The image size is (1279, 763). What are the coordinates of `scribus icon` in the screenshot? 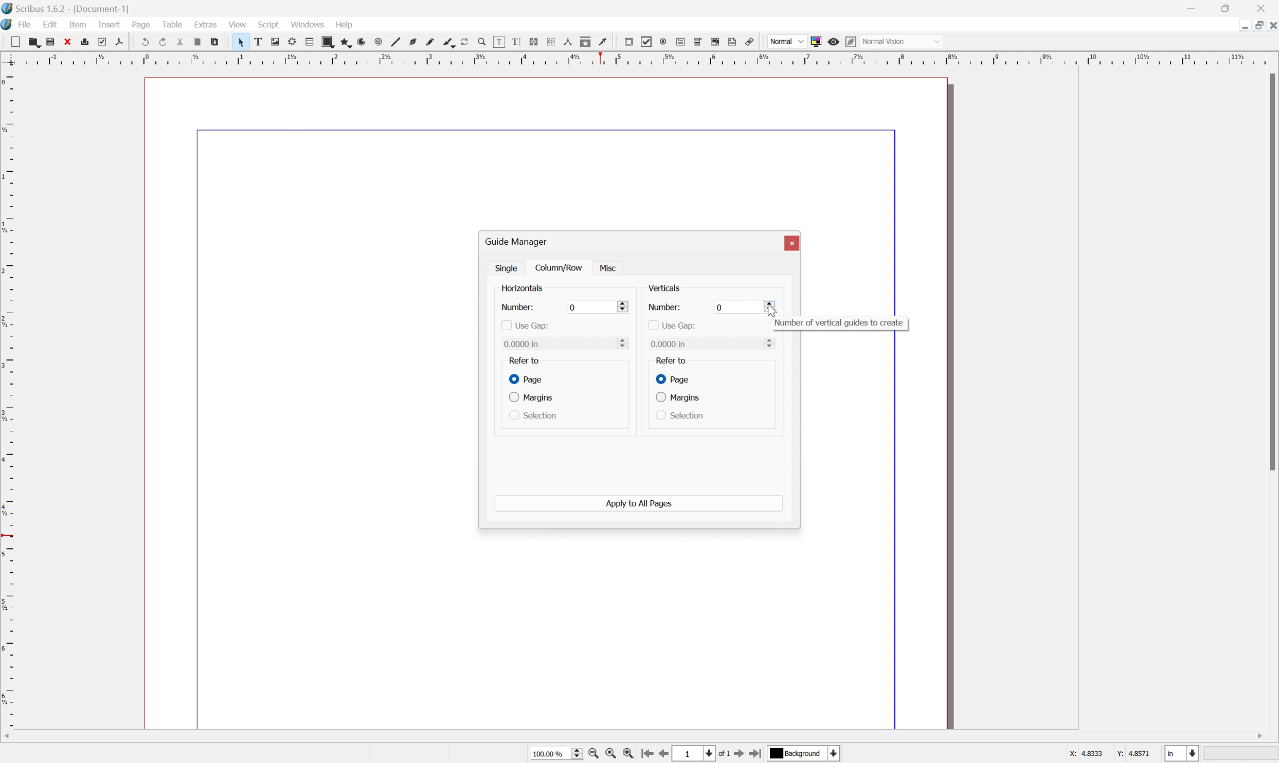 It's located at (8, 25).